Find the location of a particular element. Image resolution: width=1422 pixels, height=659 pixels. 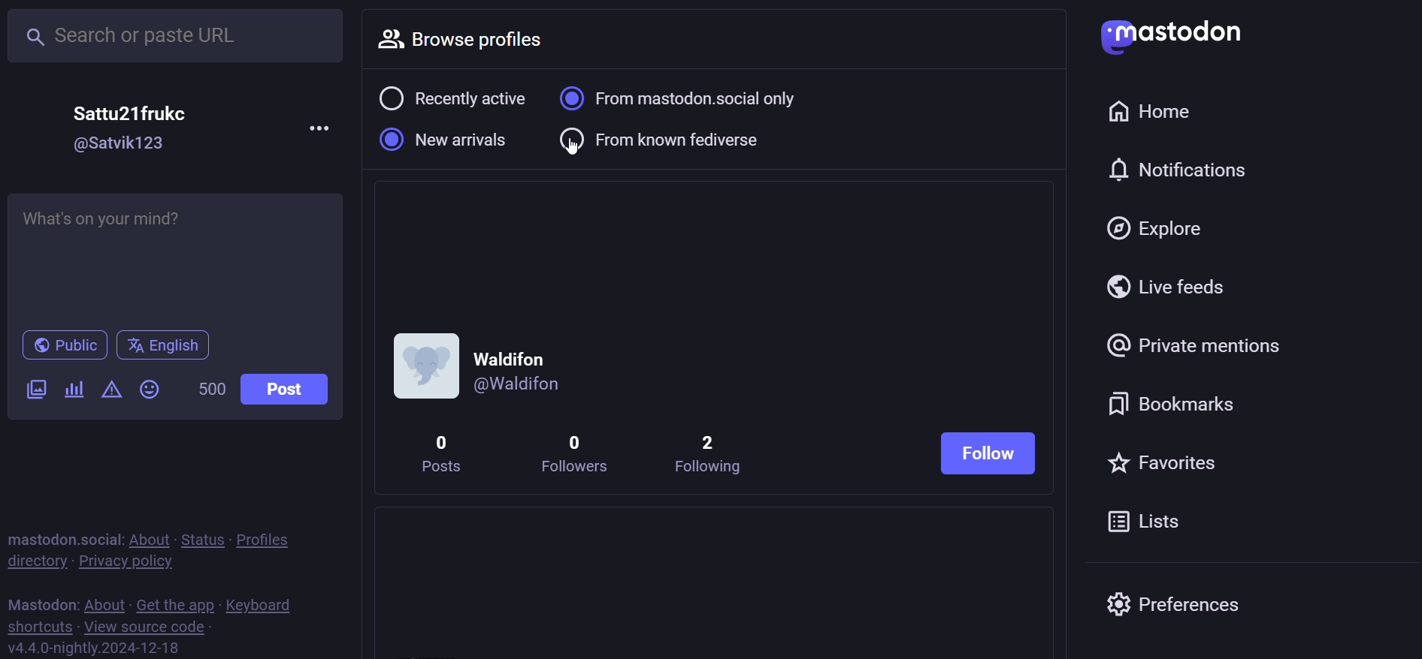

selected new arrival is located at coordinates (445, 141).